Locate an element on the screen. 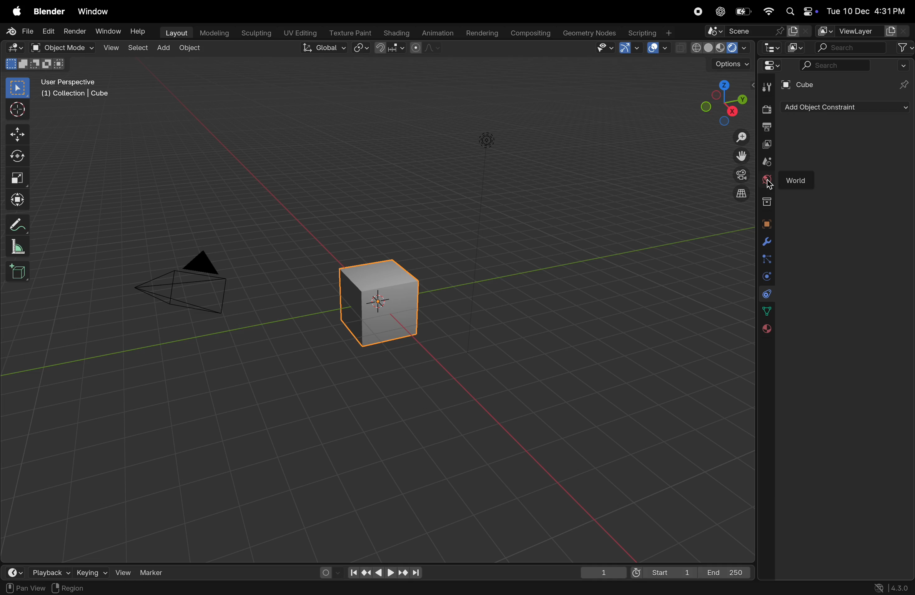 Image resolution: width=915 pixels, height=595 pixels. zoom is located at coordinates (737, 137).